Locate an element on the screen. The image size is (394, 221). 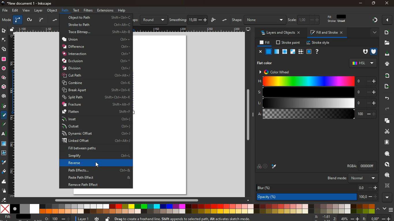
glass is located at coordinates (276, 52).